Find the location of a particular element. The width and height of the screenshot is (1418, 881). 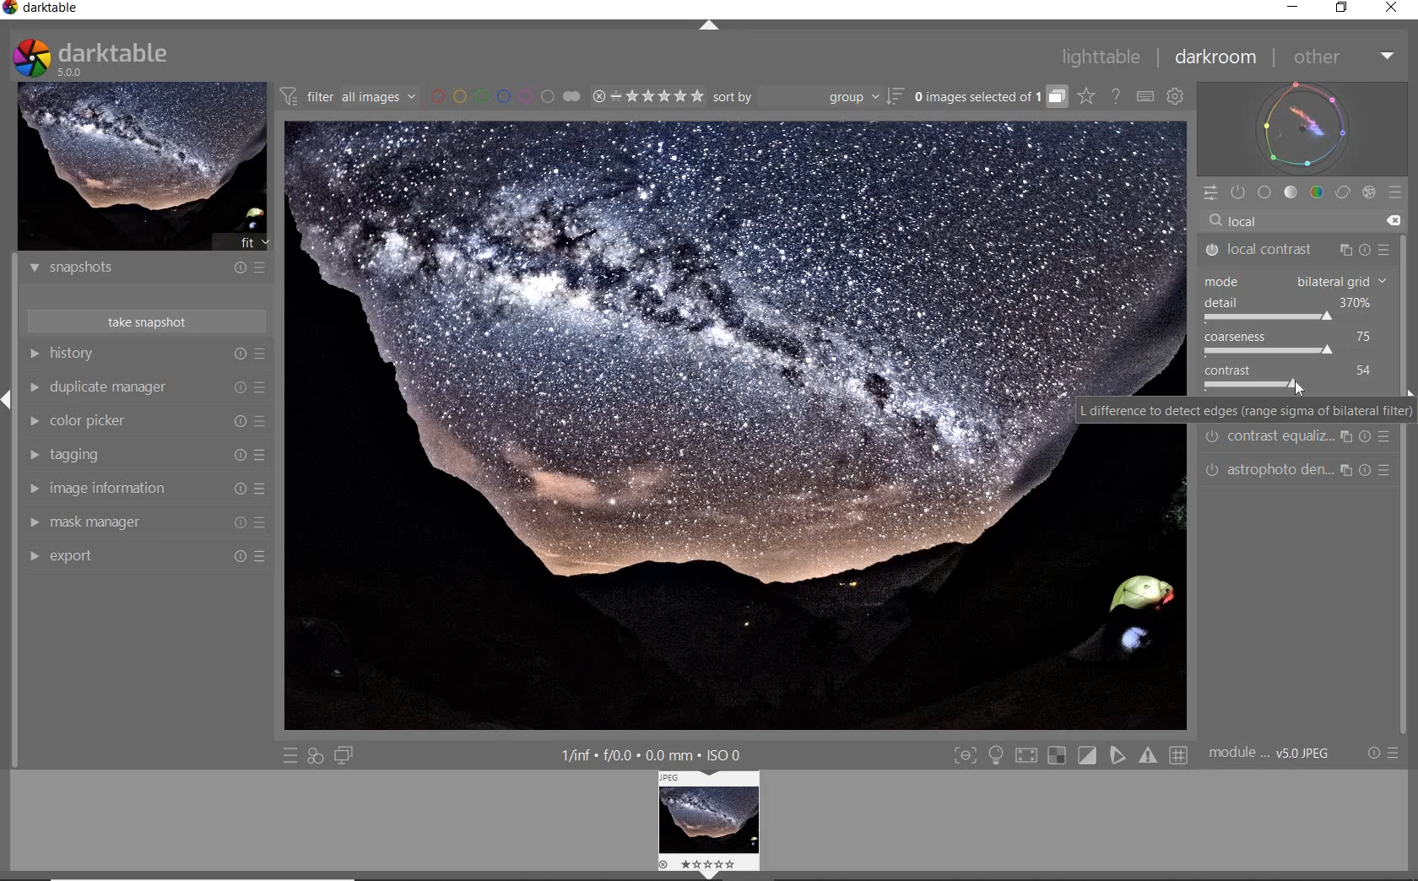

History is located at coordinates (87, 354).